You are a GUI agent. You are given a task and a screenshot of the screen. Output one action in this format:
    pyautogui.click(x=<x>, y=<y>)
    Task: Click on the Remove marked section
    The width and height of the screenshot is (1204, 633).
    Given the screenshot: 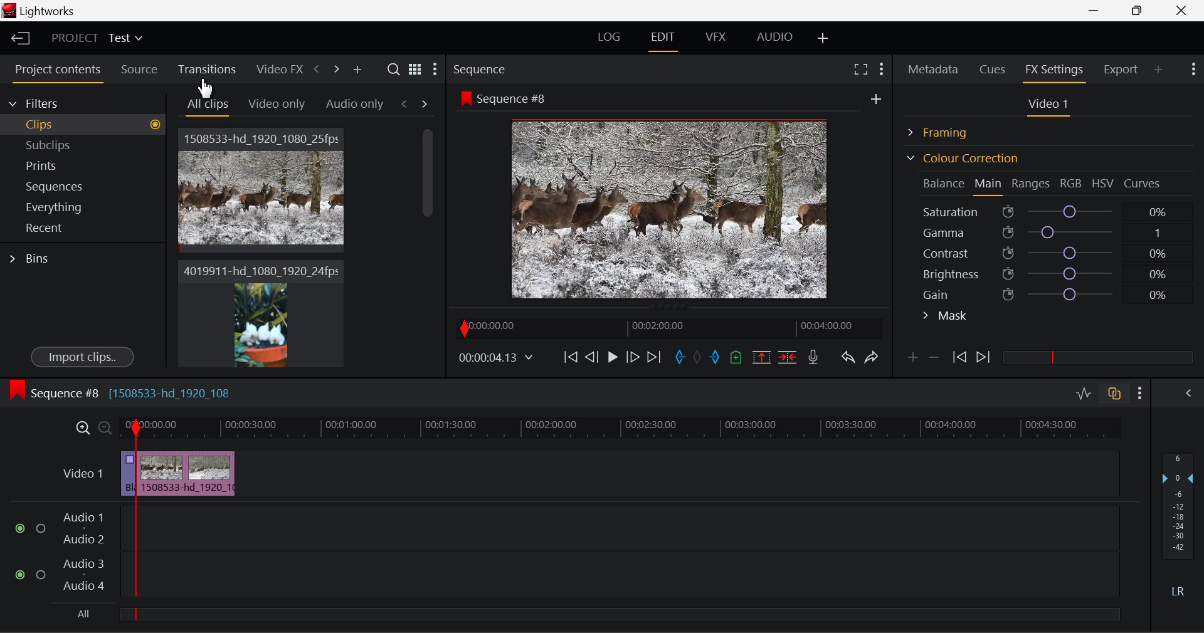 What is the action you would take?
    pyautogui.click(x=761, y=356)
    